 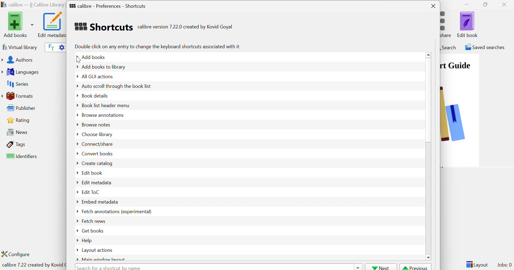 What do you see at coordinates (76, 86) in the screenshot?
I see `Drop Down` at bounding box center [76, 86].